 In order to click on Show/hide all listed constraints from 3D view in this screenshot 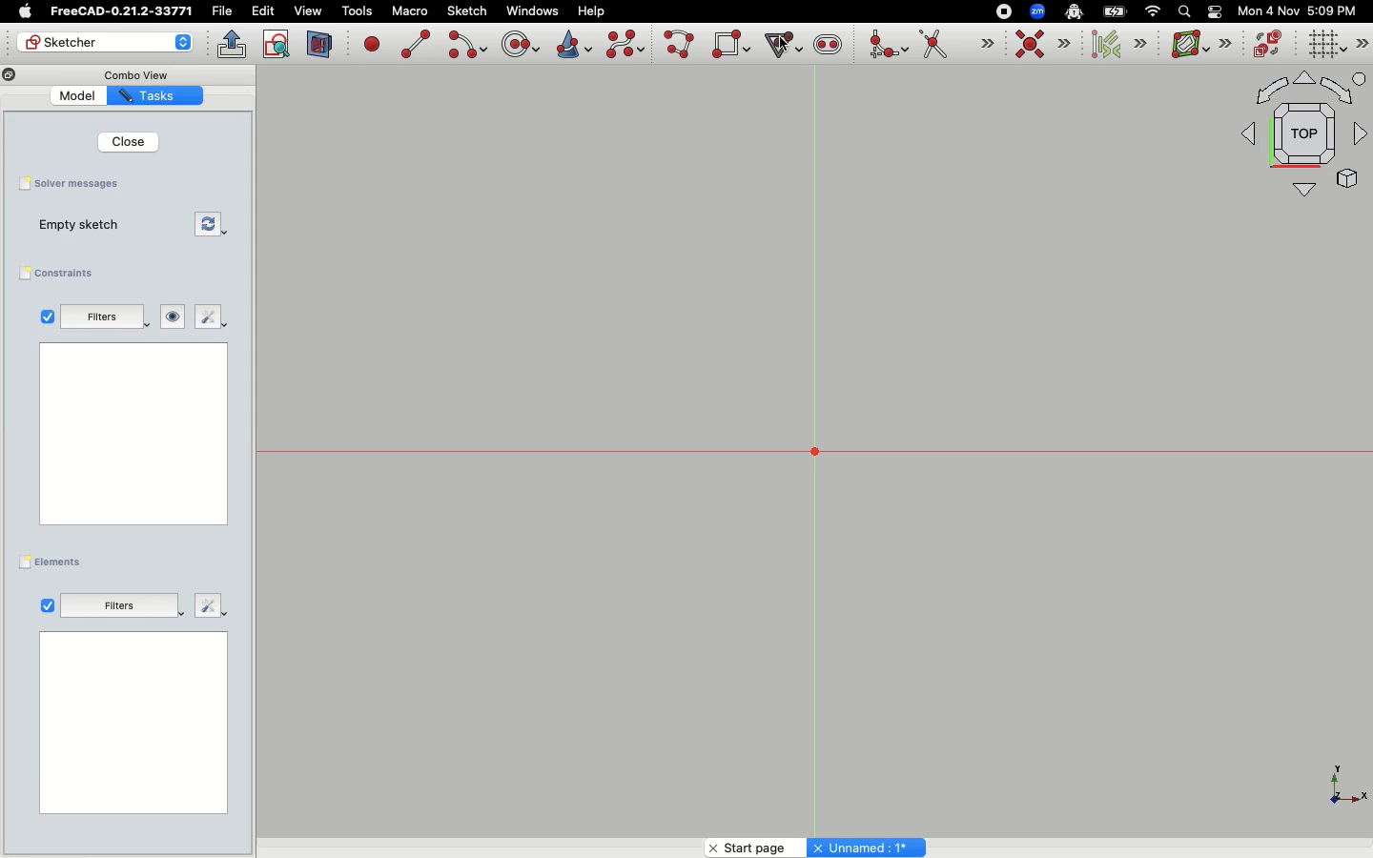, I will do `click(175, 315)`.